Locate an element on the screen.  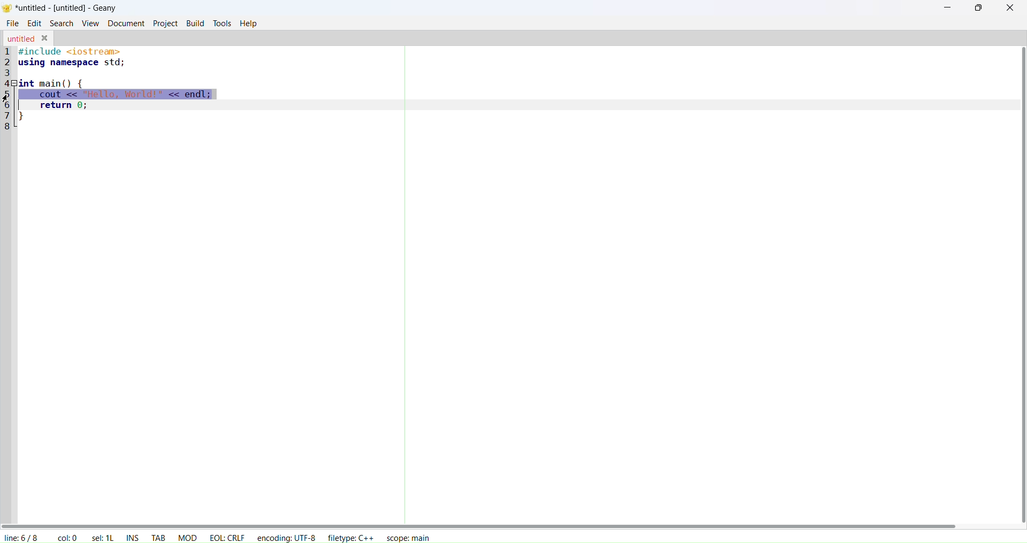
6      return 0; is located at coordinates (56, 106).